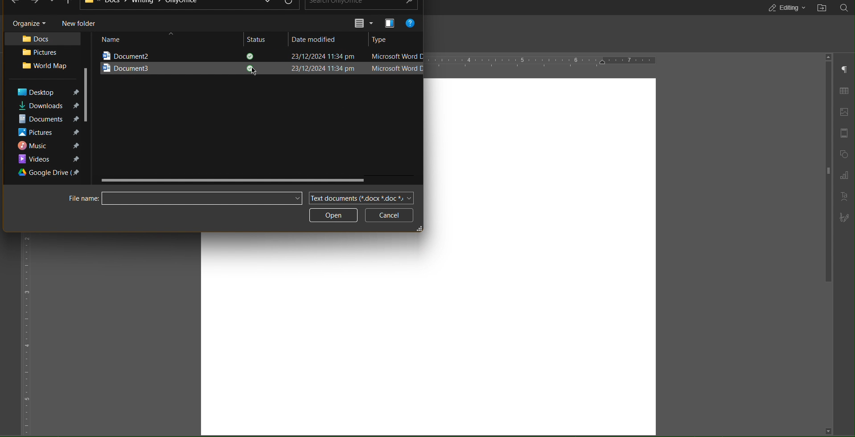 This screenshot has width=855, height=437. What do you see at coordinates (845, 69) in the screenshot?
I see `Paragraph Settings` at bounding box center [845, 69].